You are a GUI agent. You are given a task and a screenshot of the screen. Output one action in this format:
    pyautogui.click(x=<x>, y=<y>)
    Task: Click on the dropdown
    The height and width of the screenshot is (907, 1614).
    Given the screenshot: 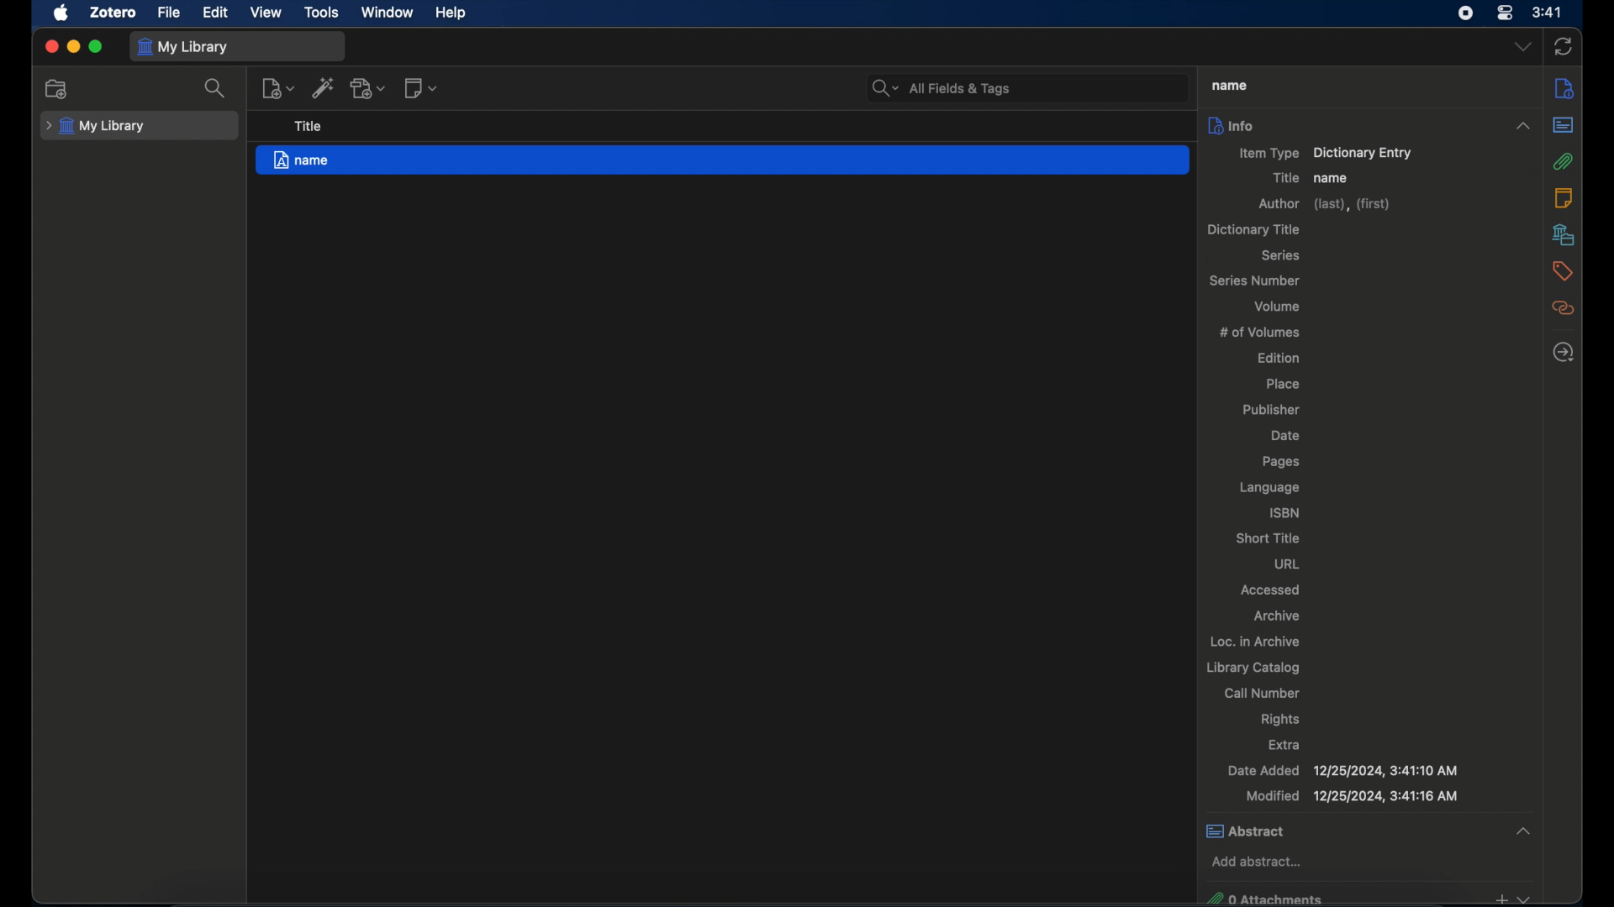 What is the action you would take?
    pyautogui.click(x=1522, y=126)
    